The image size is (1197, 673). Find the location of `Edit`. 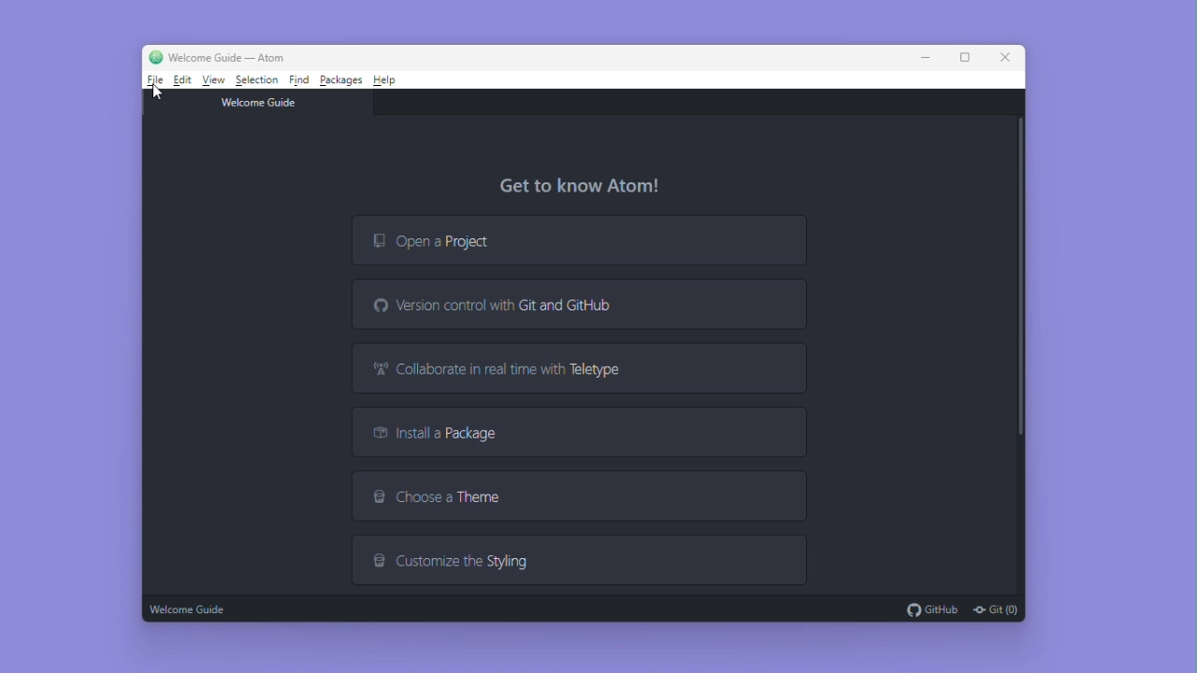

Edit is located at coordinates (183, 80).